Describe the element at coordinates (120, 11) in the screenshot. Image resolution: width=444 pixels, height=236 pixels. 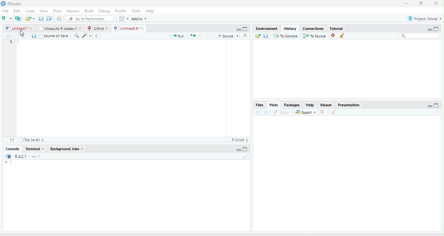
I see `Profile` at that location.